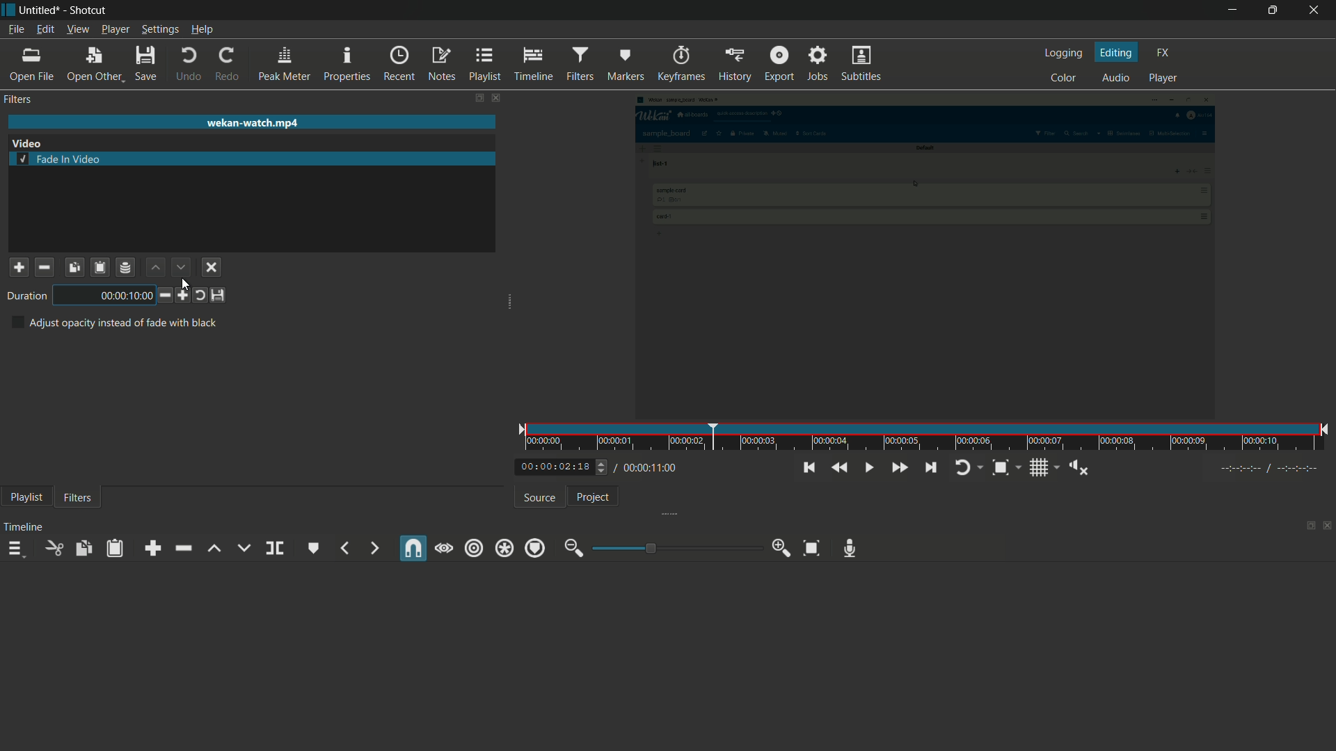  What do you see at coordinates (78, 499) in the screenshot?
I see `filters` at bounding box center [78, 499].